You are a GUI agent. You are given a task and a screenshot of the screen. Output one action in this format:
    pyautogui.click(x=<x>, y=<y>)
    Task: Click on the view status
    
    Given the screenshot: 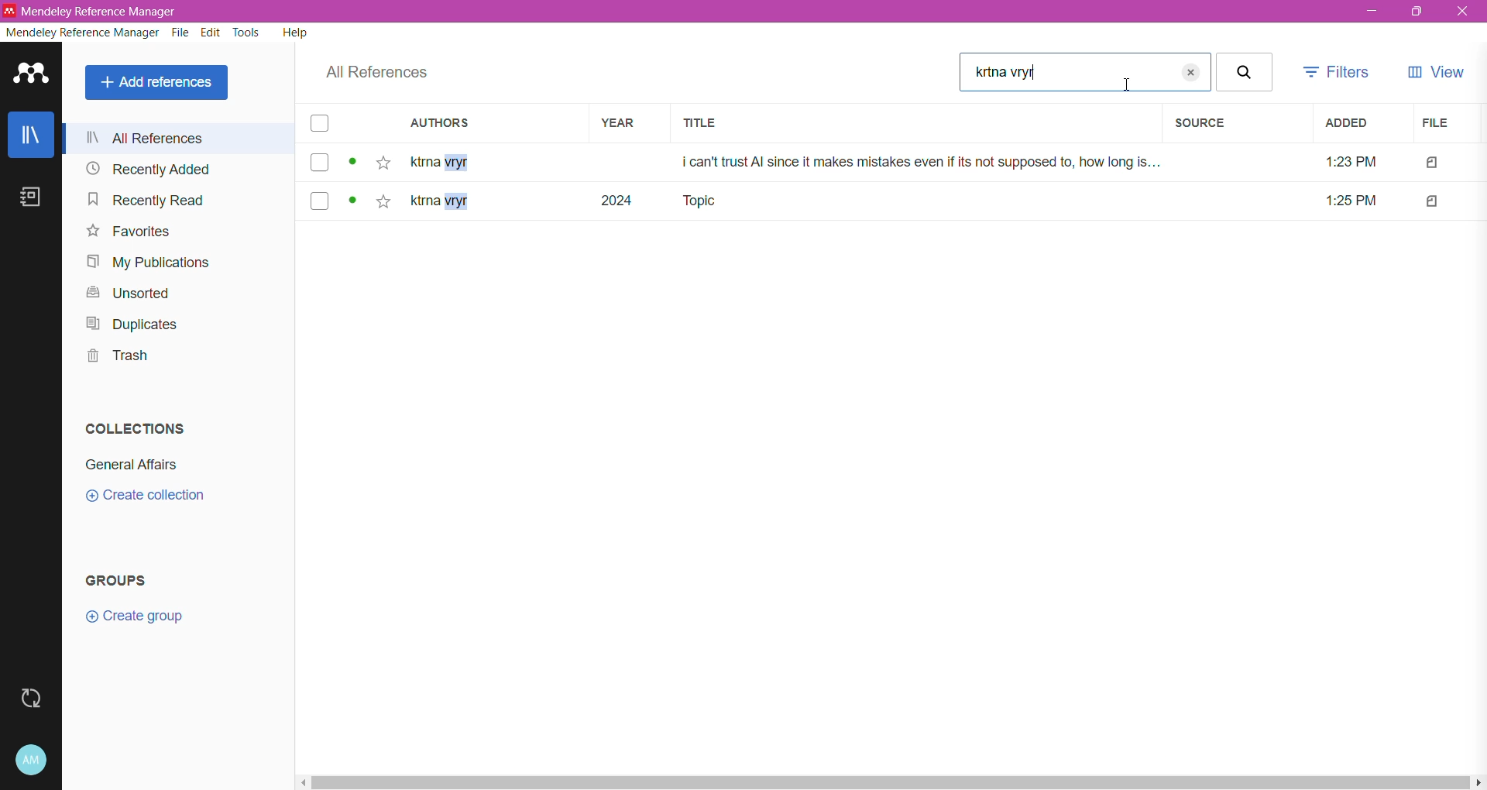 What is the action you would take?
    pyautogui.click(x=355, y=163)
    